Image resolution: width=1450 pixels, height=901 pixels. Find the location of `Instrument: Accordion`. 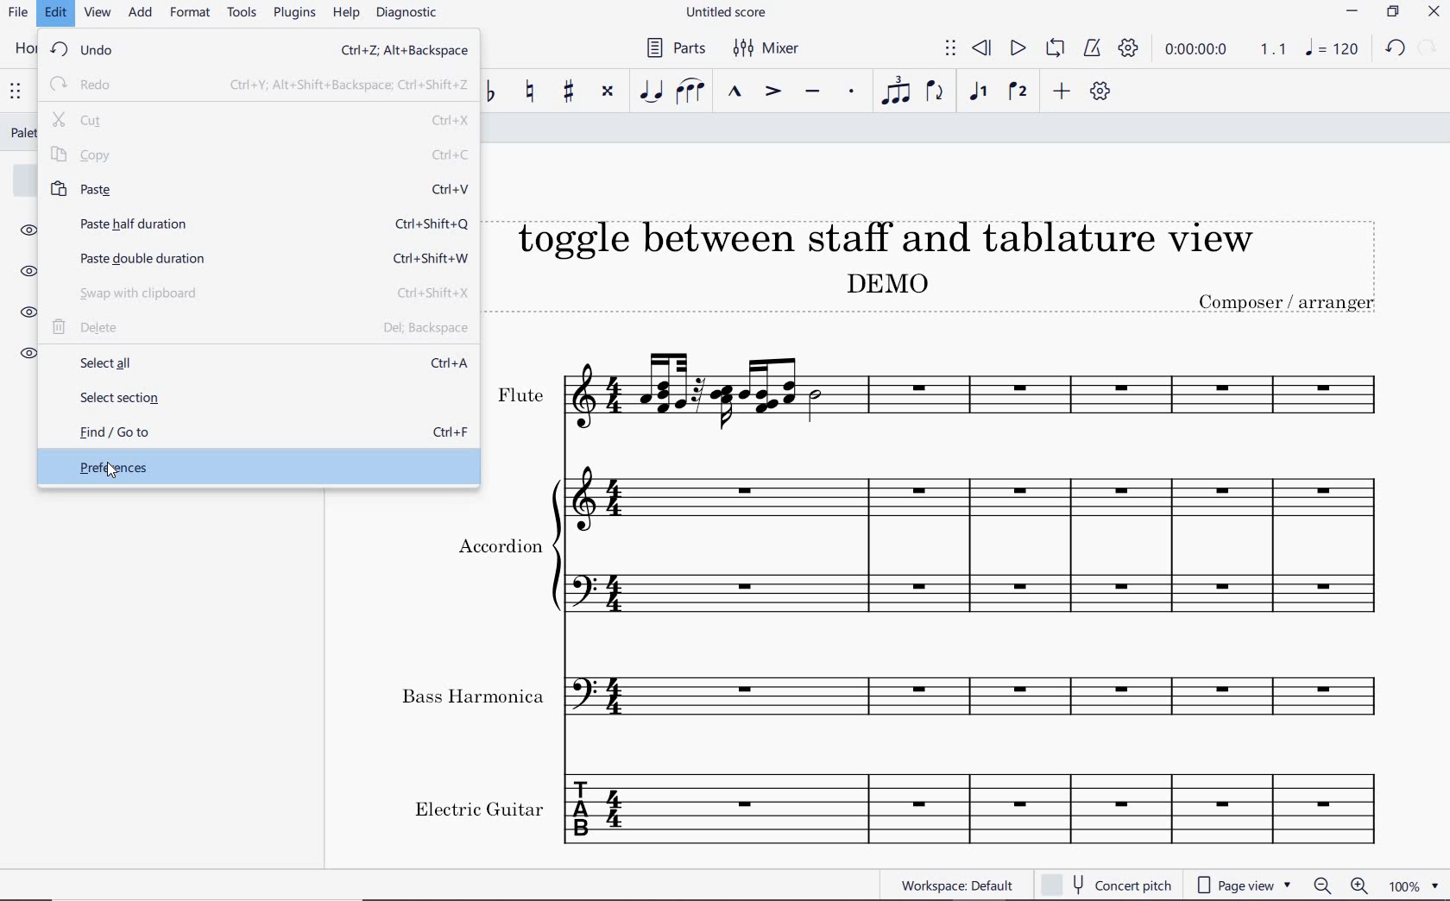

Instrument: Accordion is located at coordinates (980, 554).